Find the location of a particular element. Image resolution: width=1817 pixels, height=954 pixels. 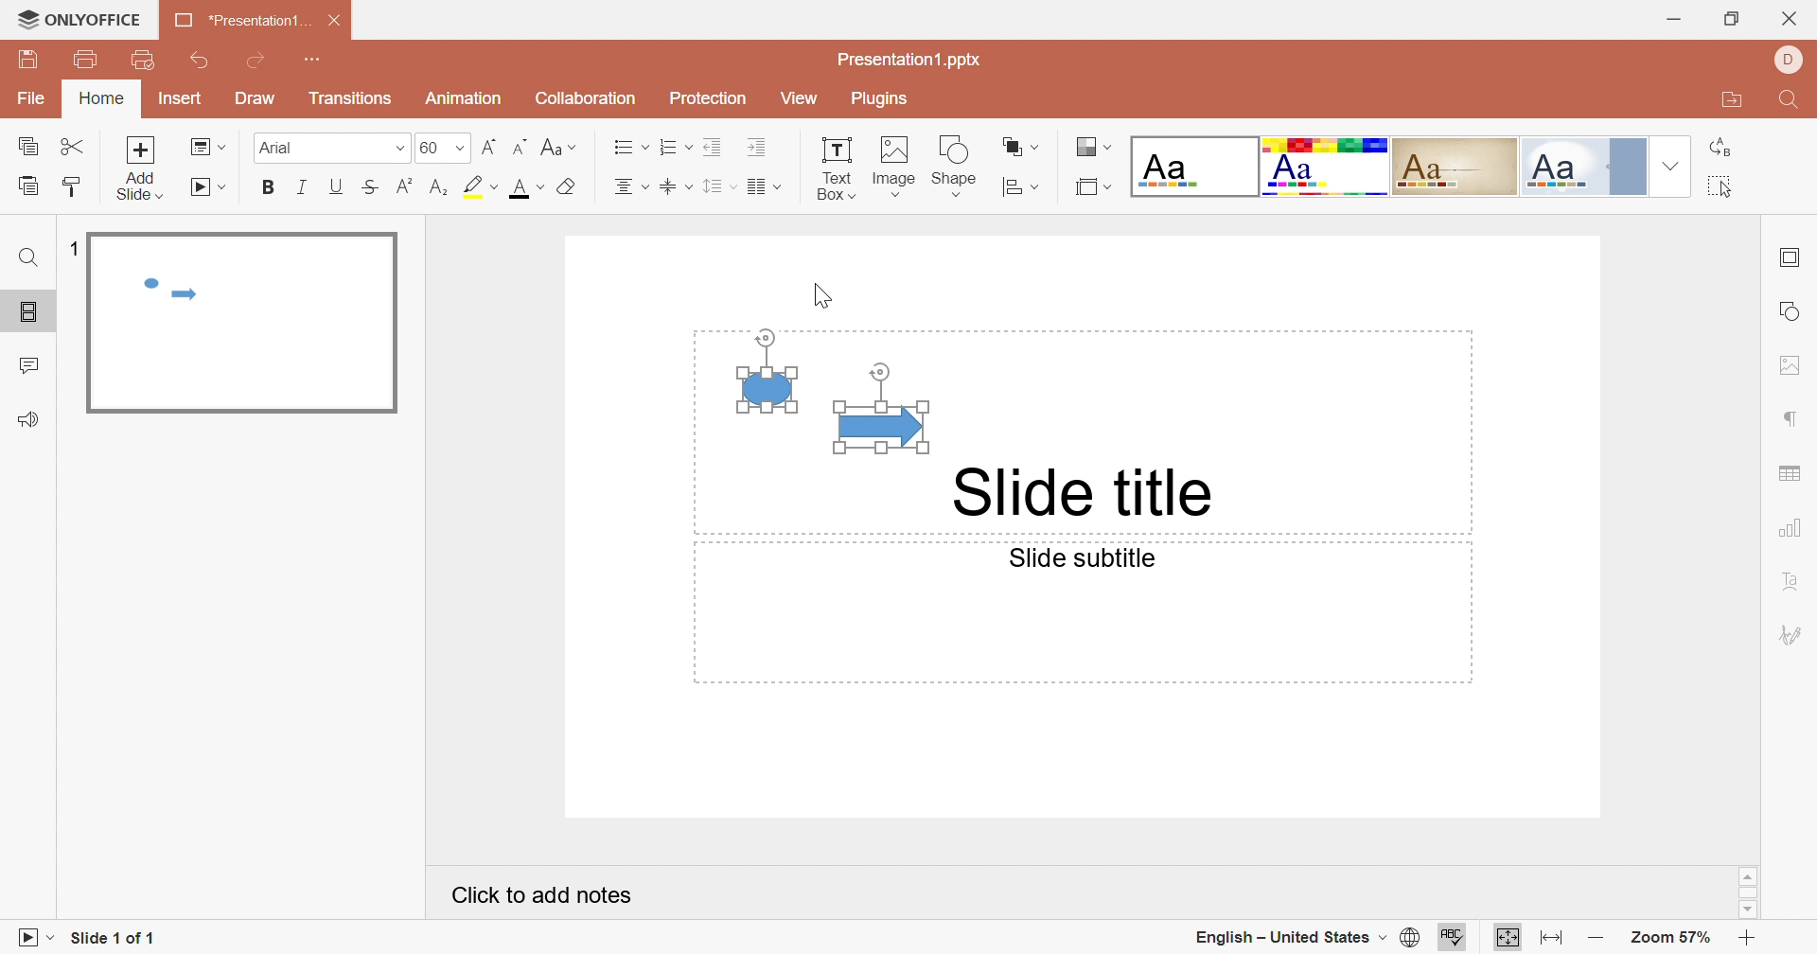

Table settings is located at coordinates (1793, 472).